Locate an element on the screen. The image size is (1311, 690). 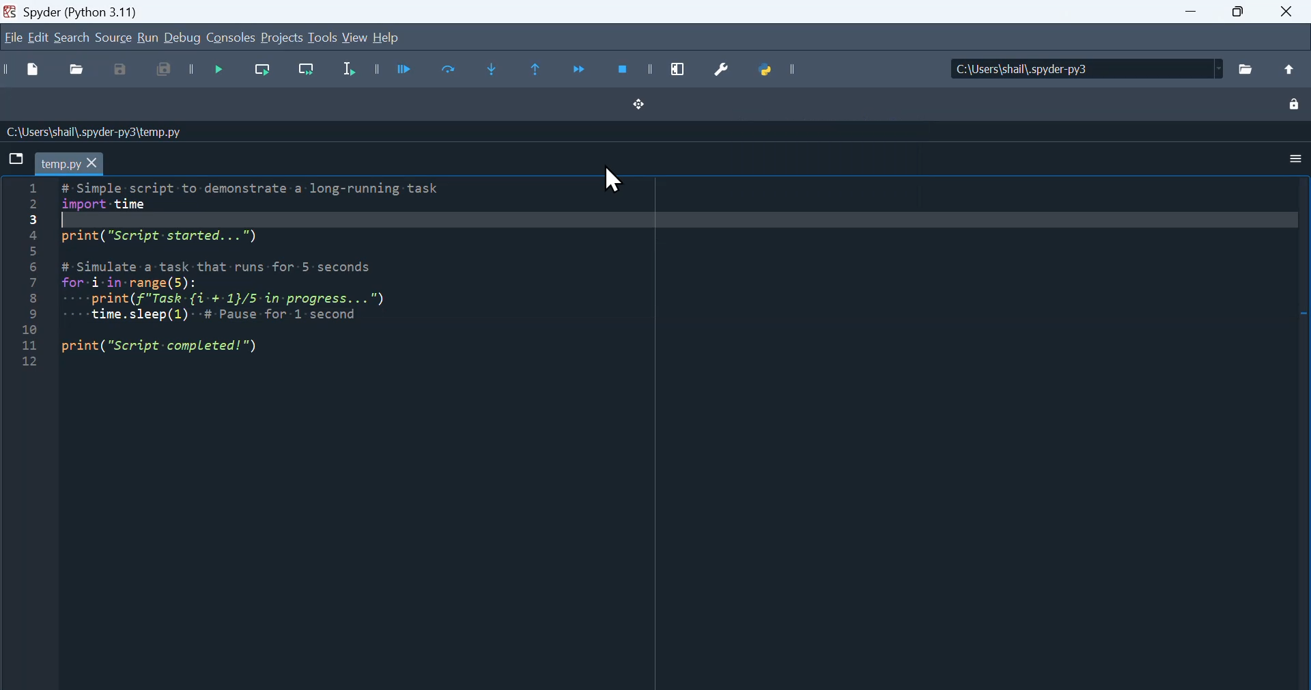
New file is located at coordinates (25, 72).